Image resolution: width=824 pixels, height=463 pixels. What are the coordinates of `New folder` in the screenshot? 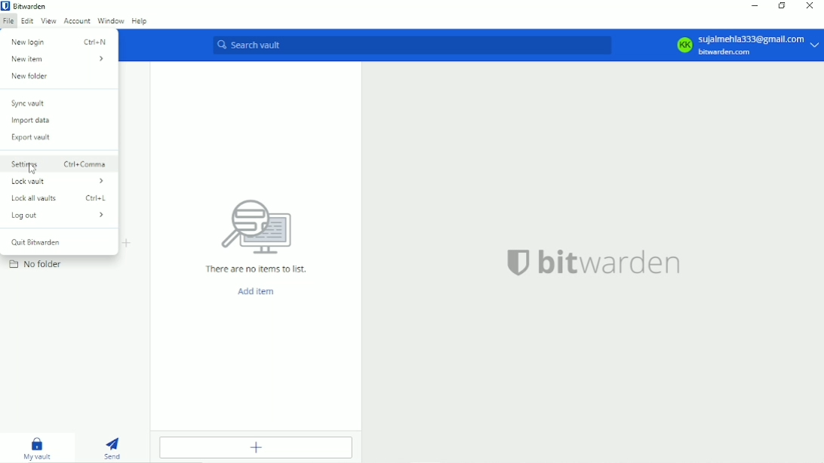 It's located at (30, 78).